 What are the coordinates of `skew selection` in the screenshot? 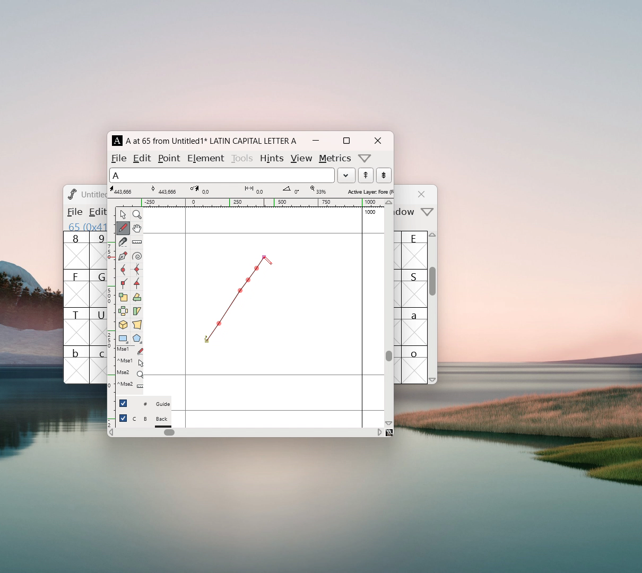 It's located at (136, 312).